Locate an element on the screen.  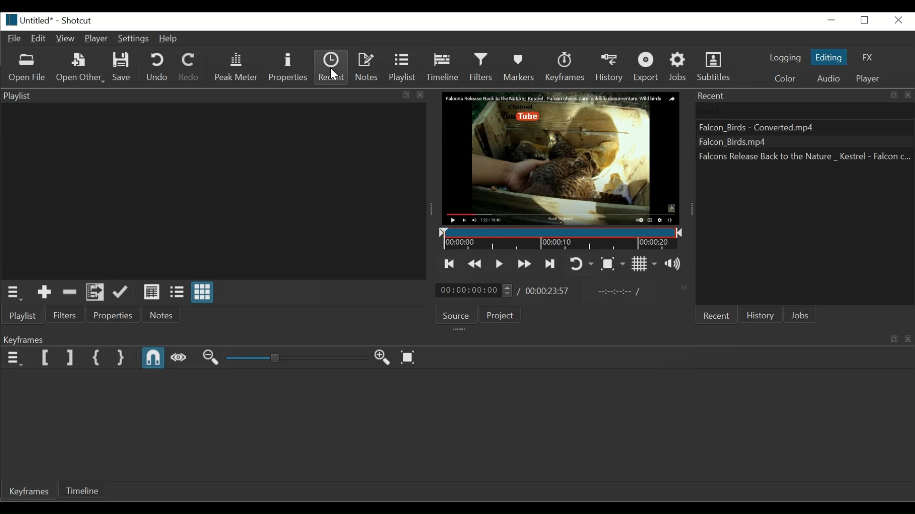
Untitled* - Shortcut (File details) is located at coordinates (55, 20).